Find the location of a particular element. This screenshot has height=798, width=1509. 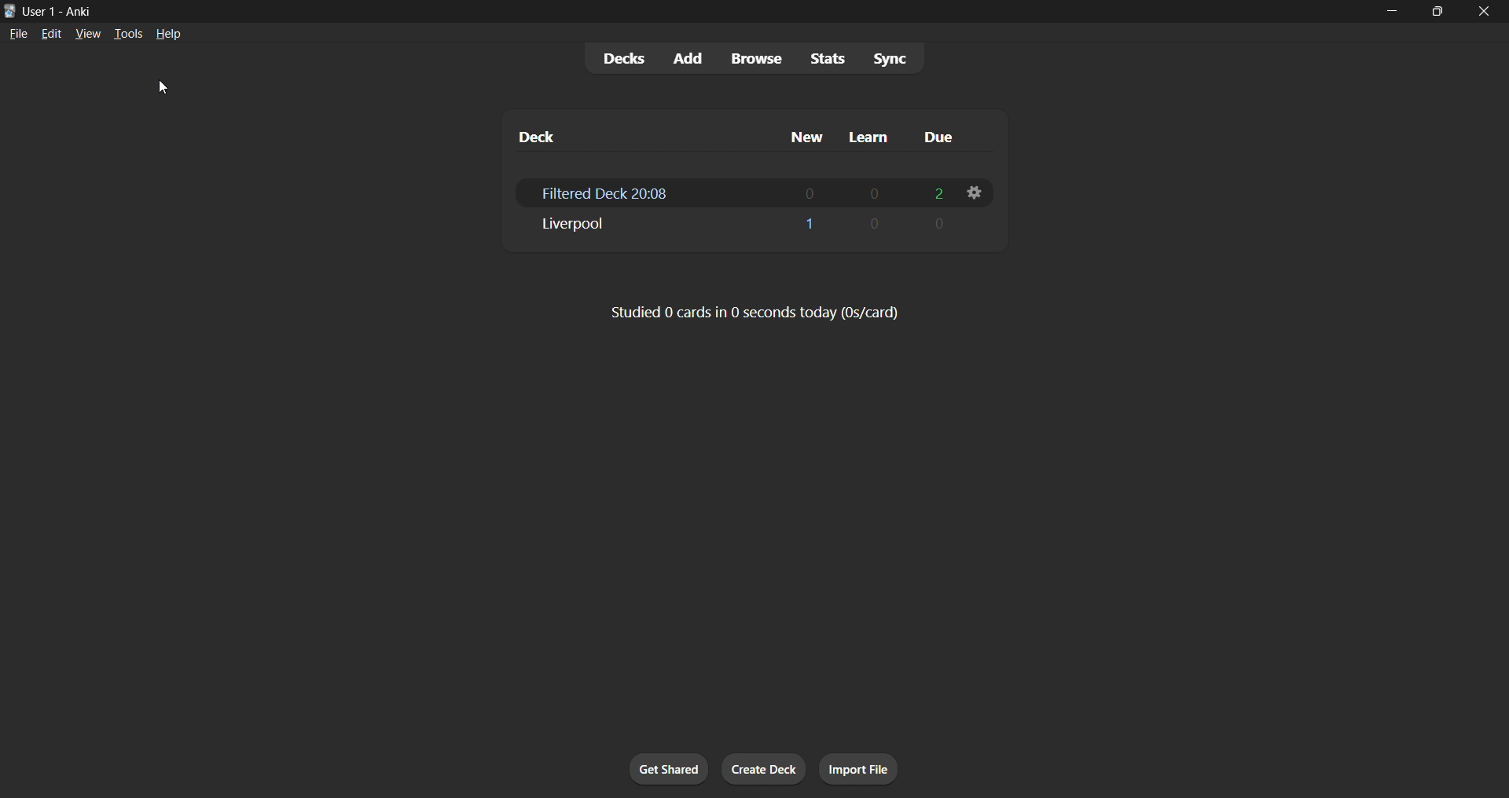

Anki is located at coordinates (9, 11).